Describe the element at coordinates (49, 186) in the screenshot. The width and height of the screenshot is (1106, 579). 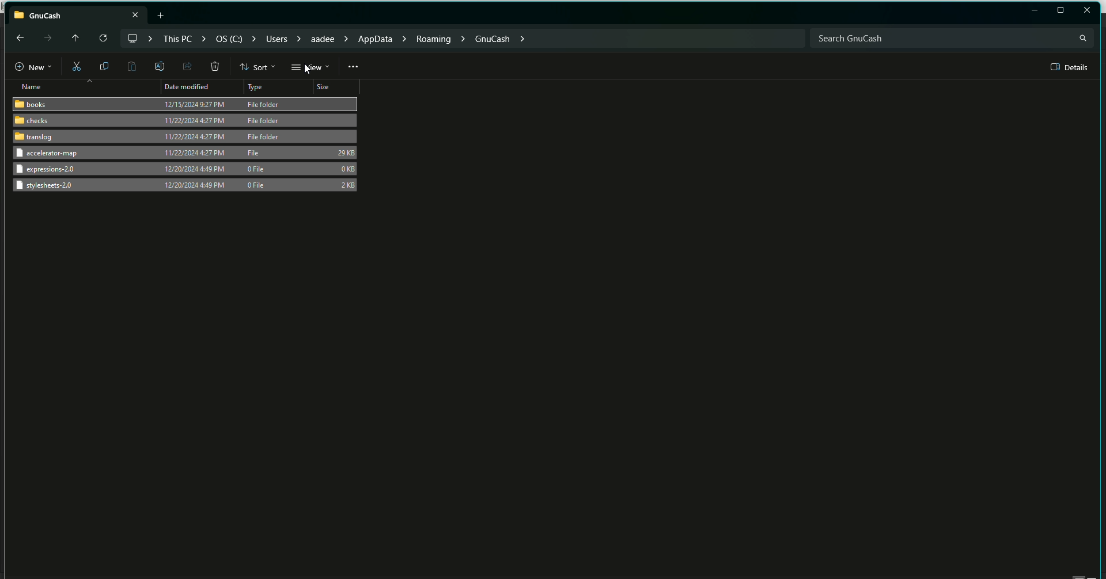
I see `stylesheets` at that location.